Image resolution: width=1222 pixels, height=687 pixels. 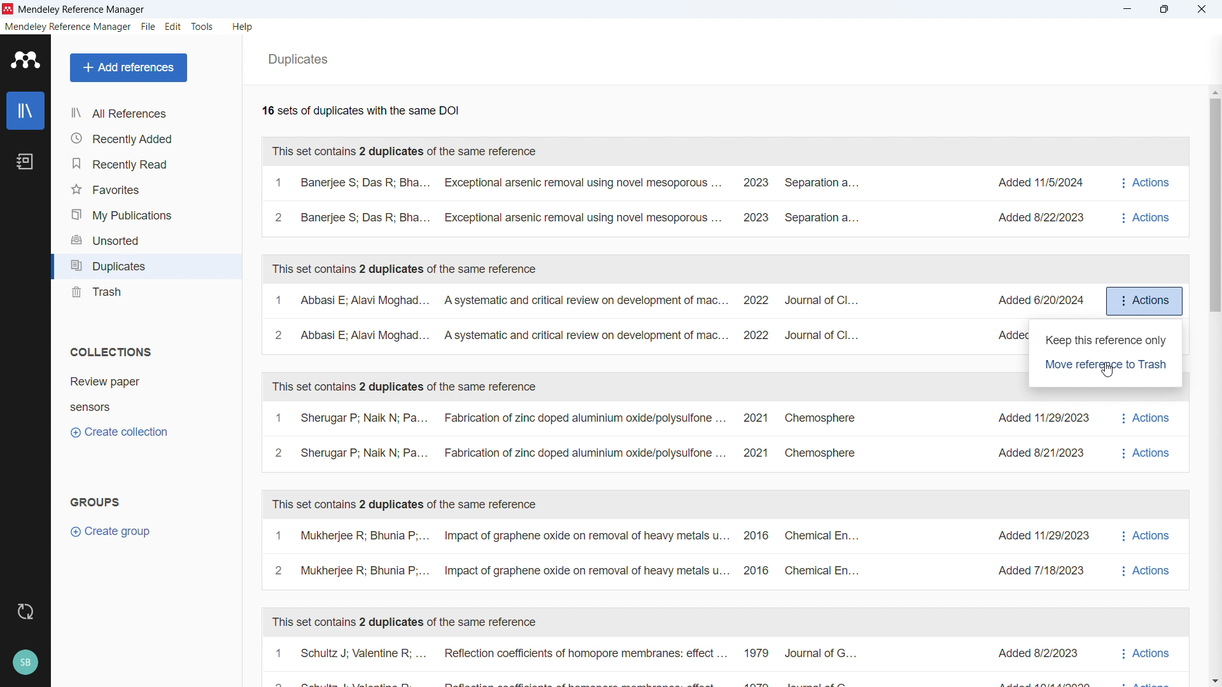 What do you see at coordinates (1147, 554) in the screenshot?
I see `actions` at bounding box center [1147, 554].